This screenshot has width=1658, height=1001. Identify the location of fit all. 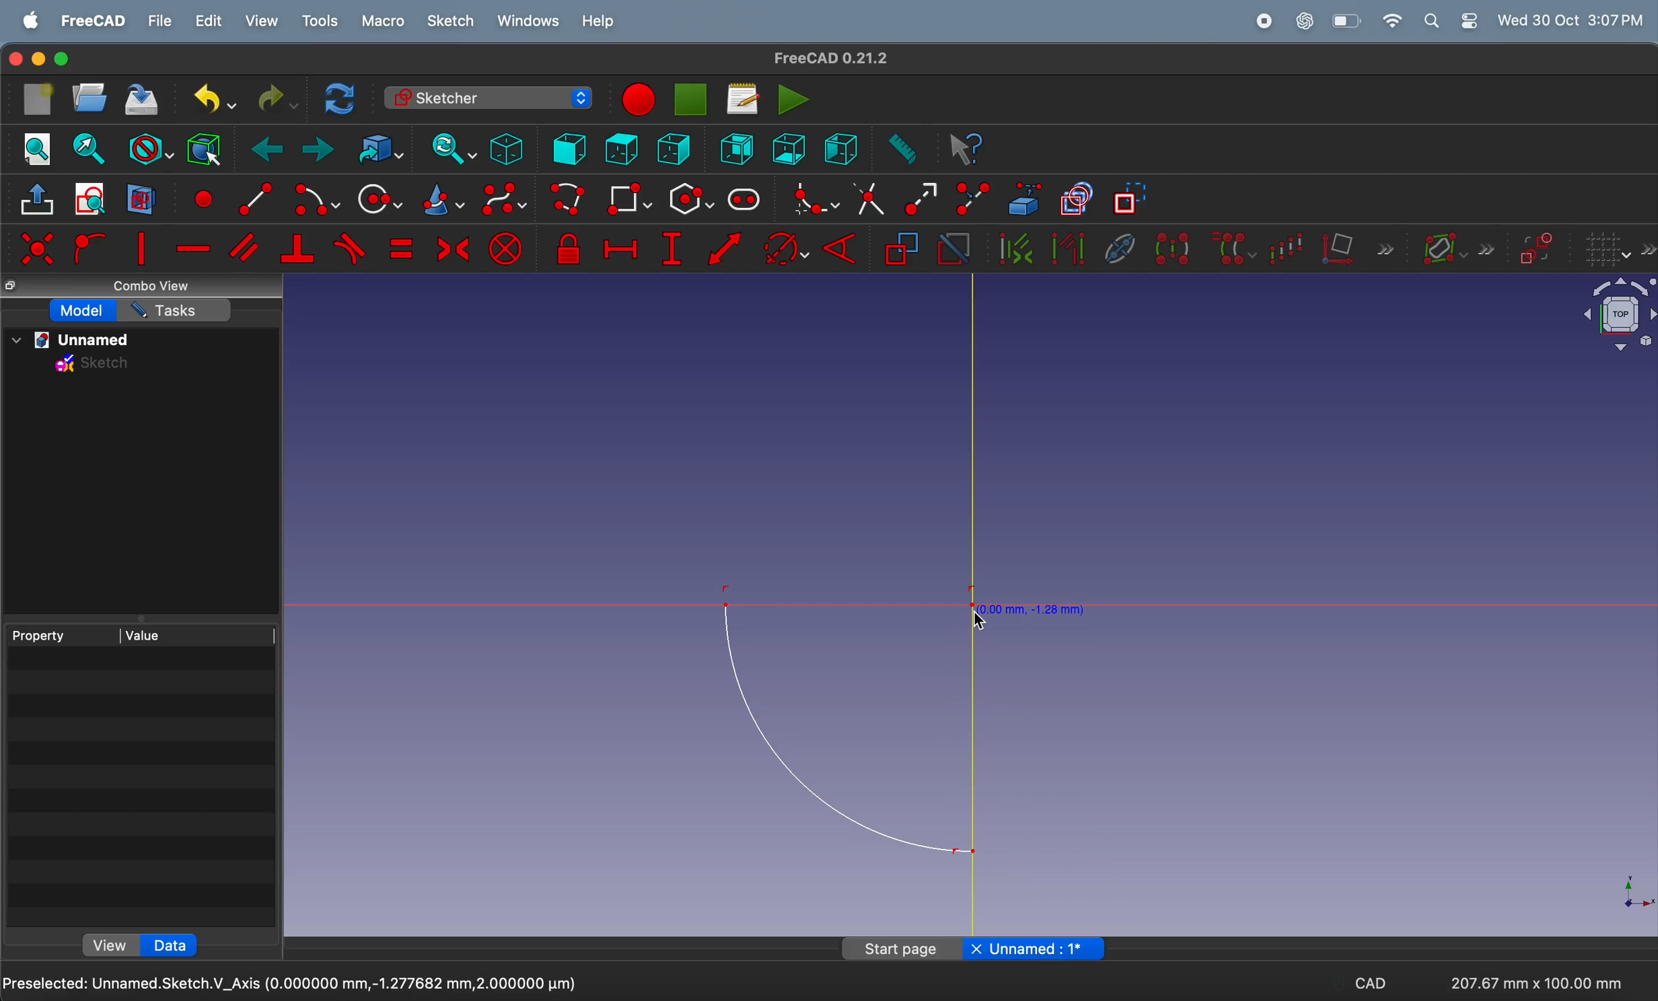
(38, 147).